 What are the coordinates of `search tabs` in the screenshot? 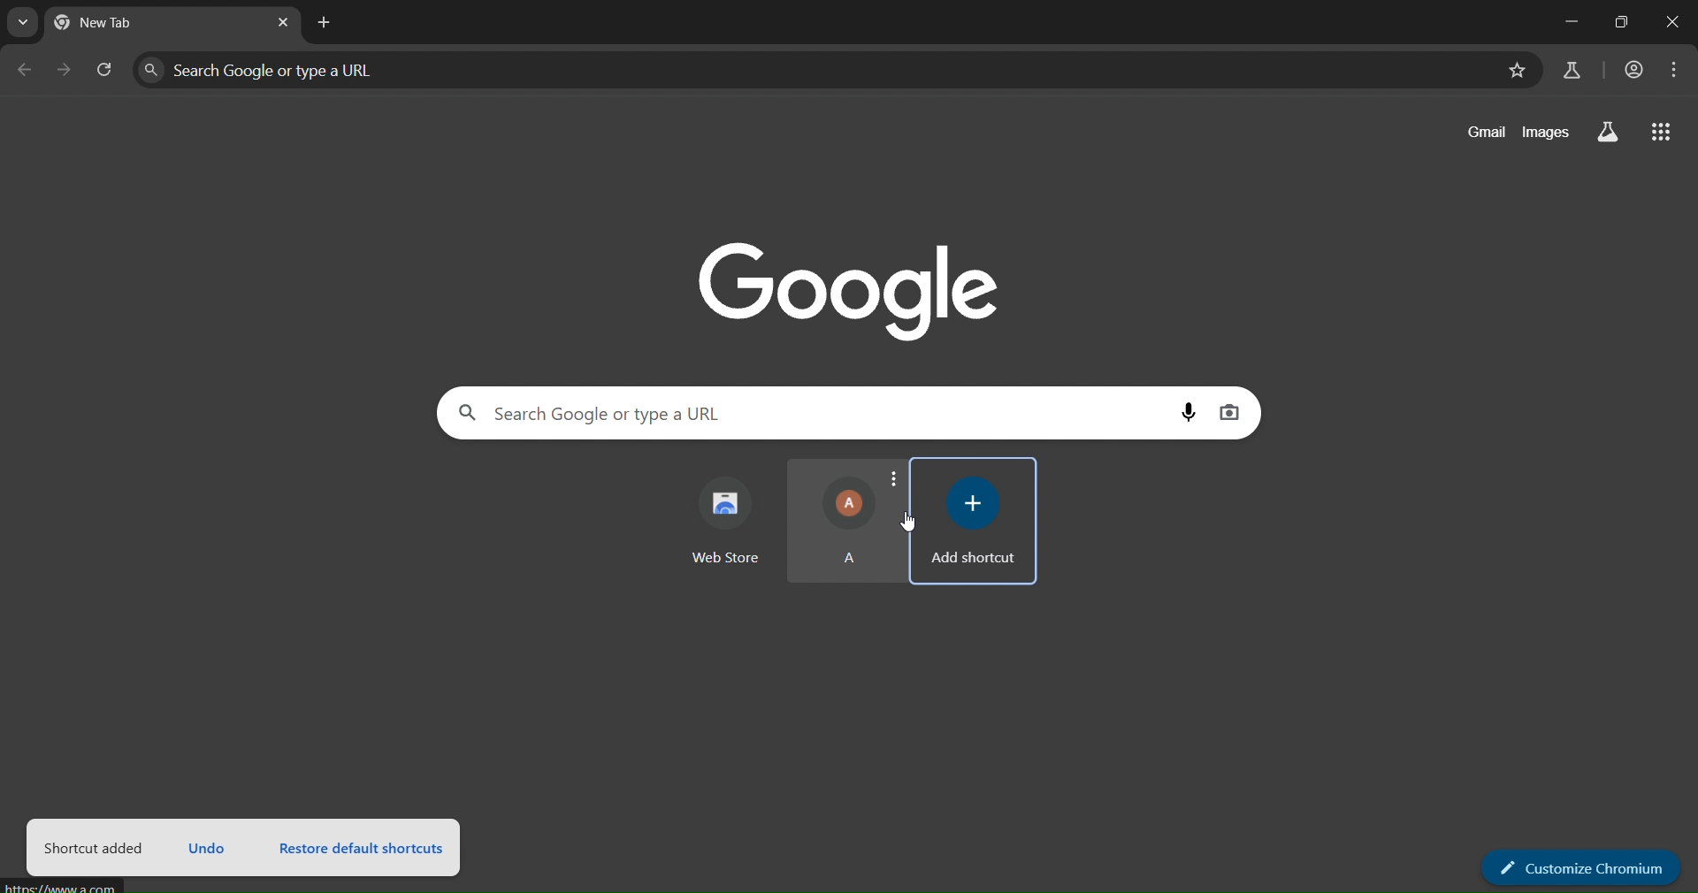 It's located at (27, 23).